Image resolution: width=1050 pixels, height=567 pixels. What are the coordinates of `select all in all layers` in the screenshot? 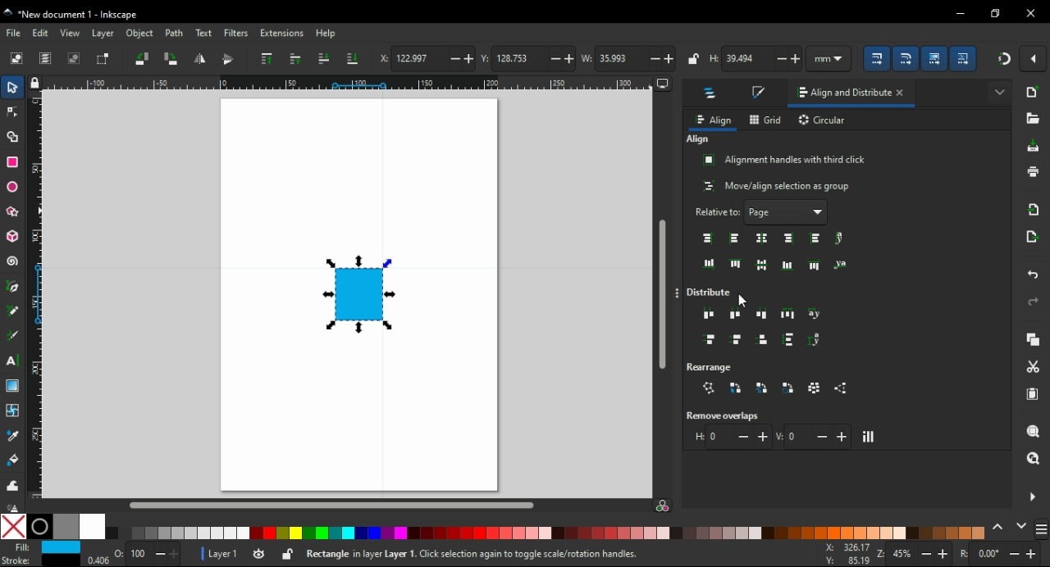 It's located at (46, 58).